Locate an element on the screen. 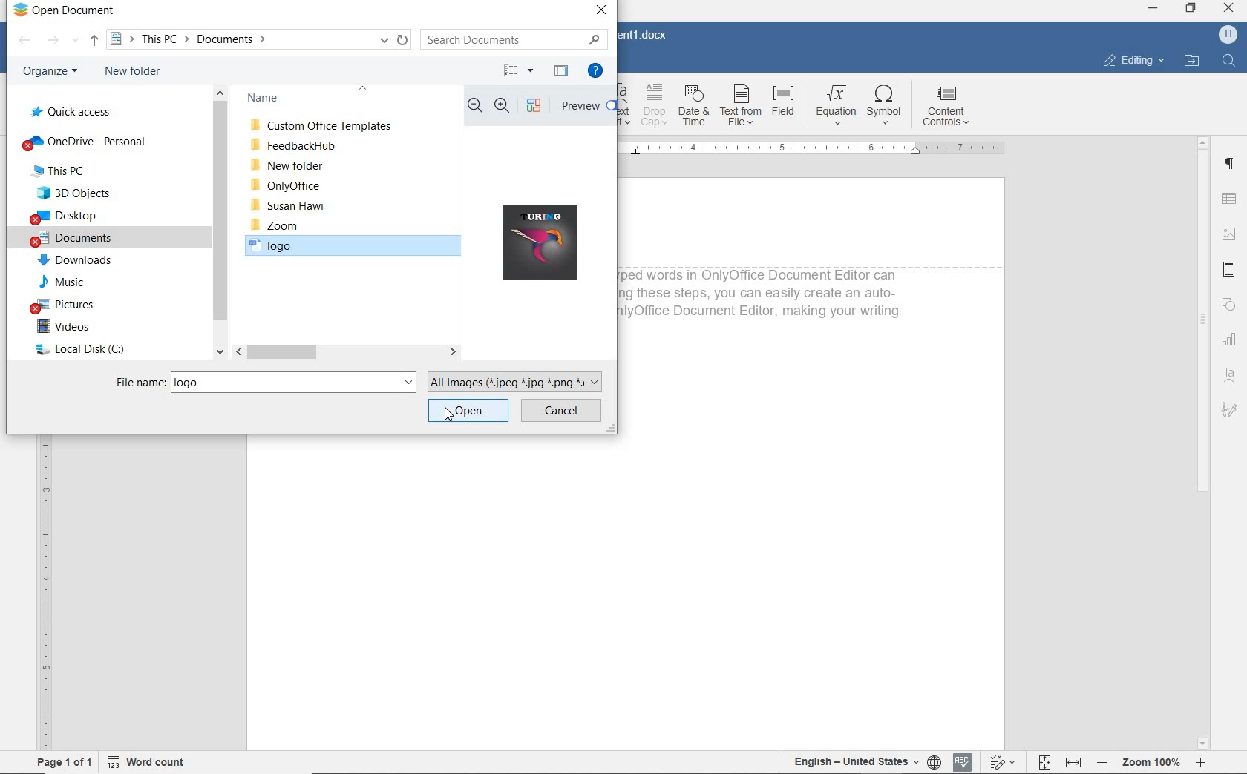 This screenshot has height=774, width=1247. THIS PC is located at coordinates (71, 171).